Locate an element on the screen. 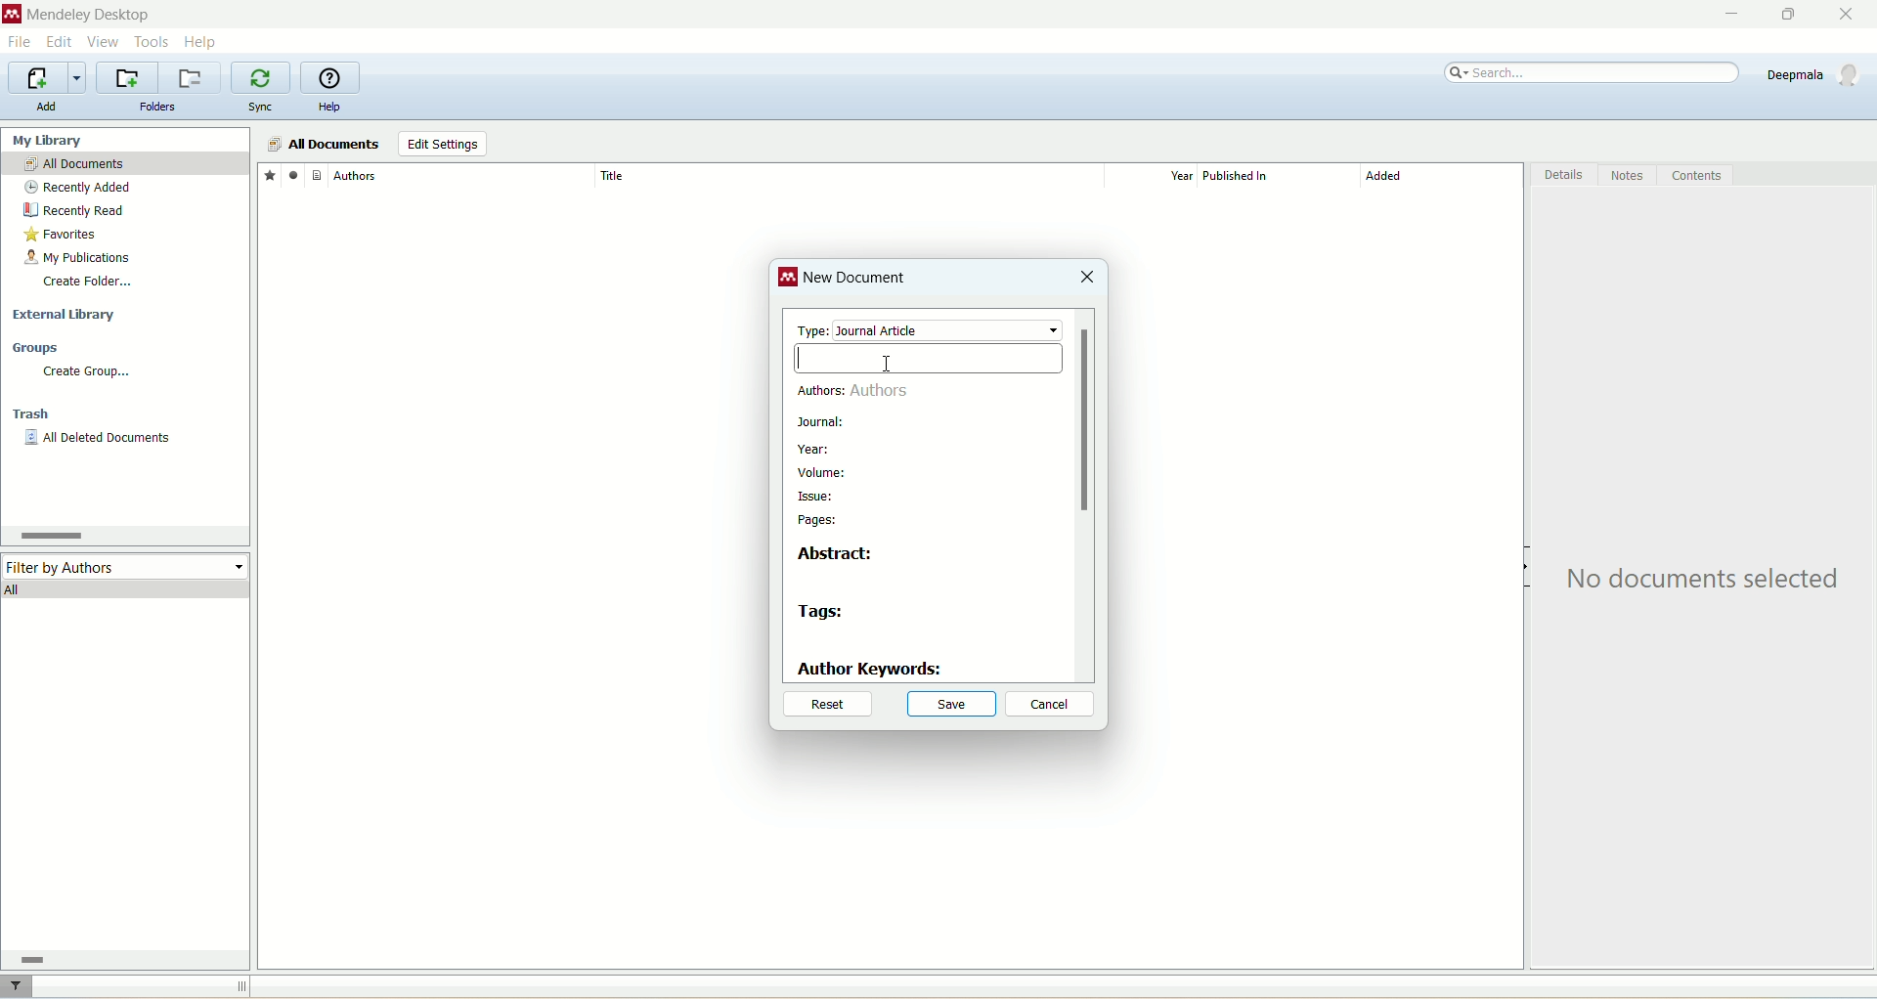  sync is located at coordinates (263, 108).